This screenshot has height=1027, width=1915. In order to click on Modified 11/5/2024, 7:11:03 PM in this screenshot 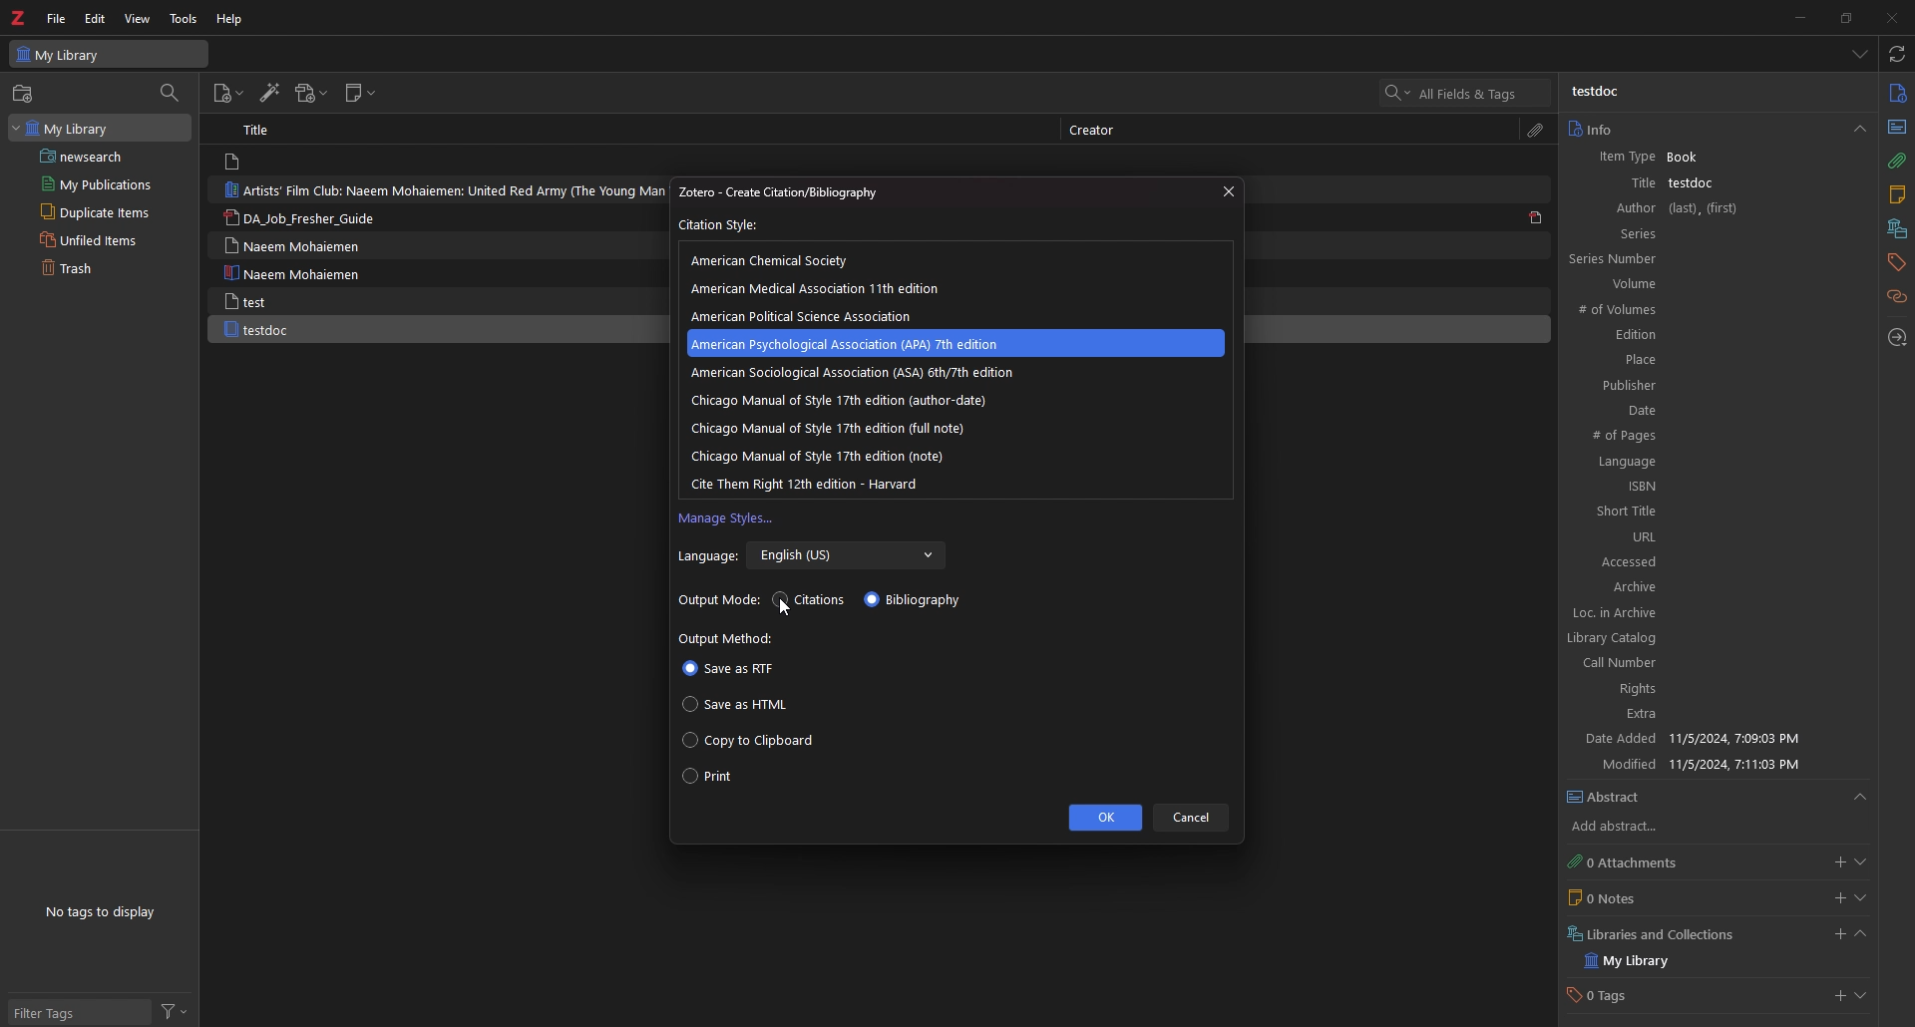, I will do `click(1714, 764)`.